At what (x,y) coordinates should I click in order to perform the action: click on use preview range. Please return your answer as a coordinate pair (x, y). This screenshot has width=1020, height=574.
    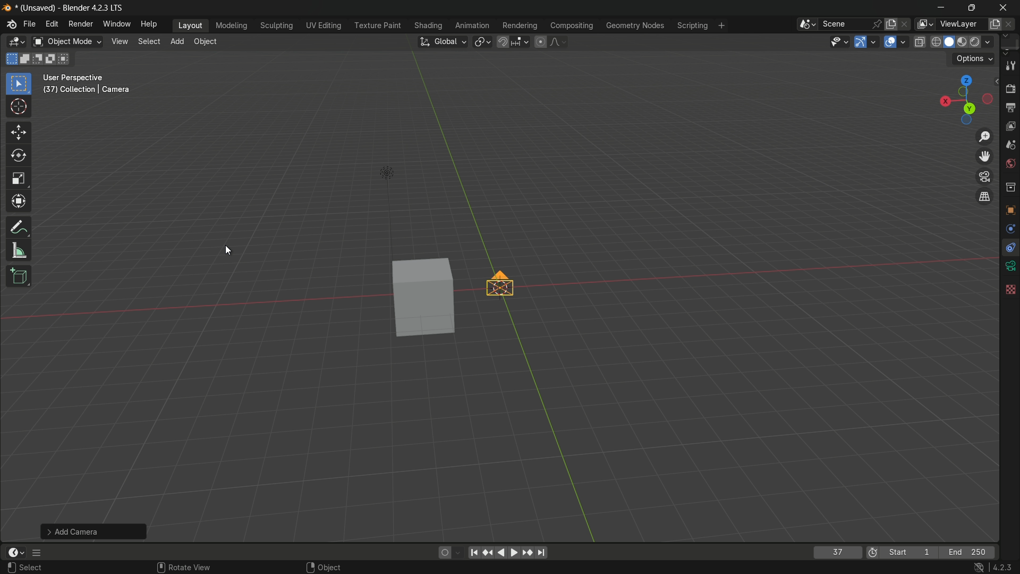
    Looking at the image, I should click on (871, 552).